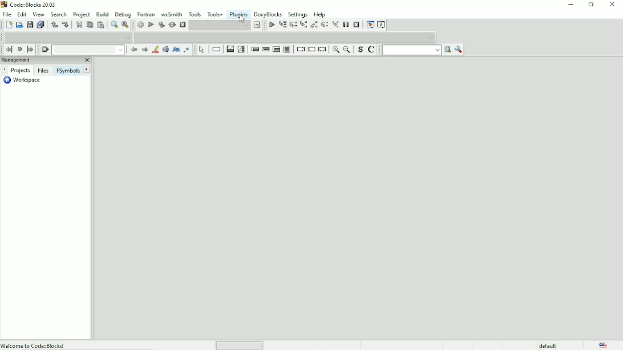 The width and height of the screenshot is (623, 350). Describe the element at coordinates (172, 25) in the screenshot. I see `Rebuild` at that location.